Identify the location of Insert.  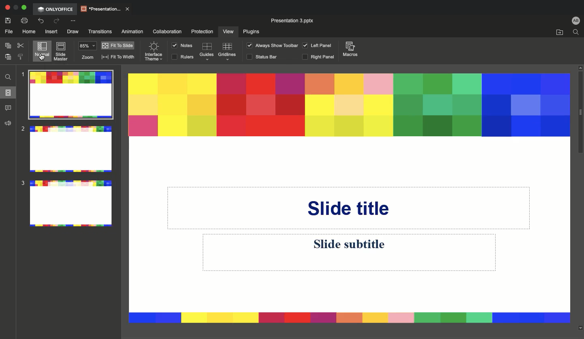
(51, 31).